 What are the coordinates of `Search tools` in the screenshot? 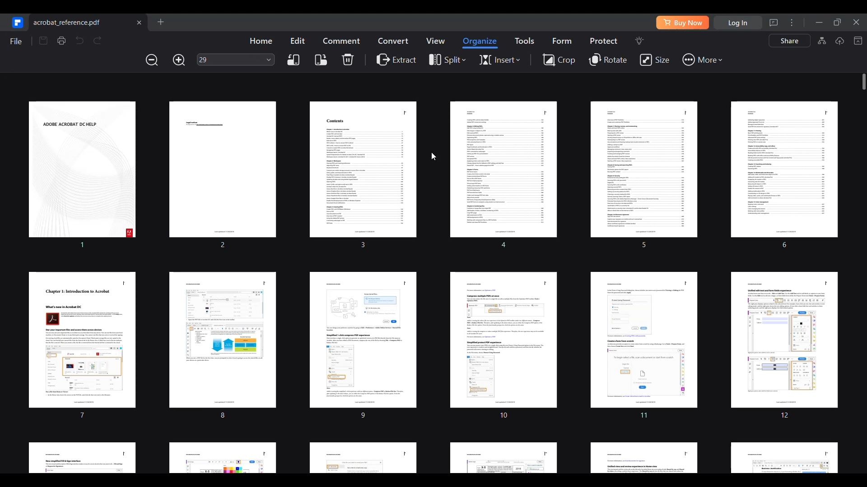 It's located at (639, 41).